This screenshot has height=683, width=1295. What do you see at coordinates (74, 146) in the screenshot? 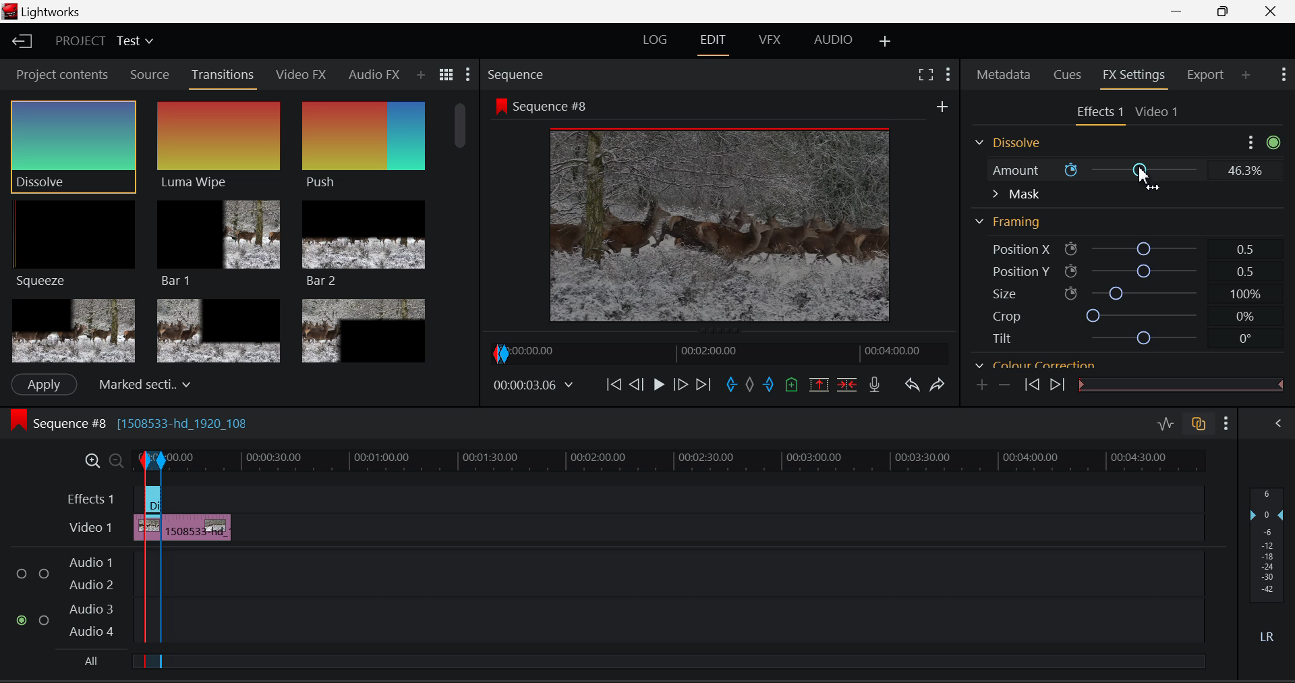
I see `Cursor MOUSE_DOWN on Dissolve` at bounding box center [74, 146].